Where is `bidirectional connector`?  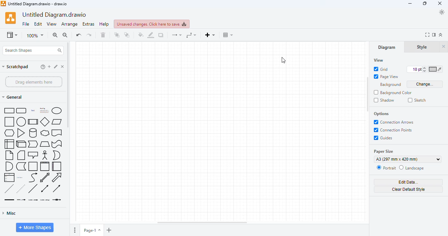 bidirectional connector is located at coordinates (45, 188).